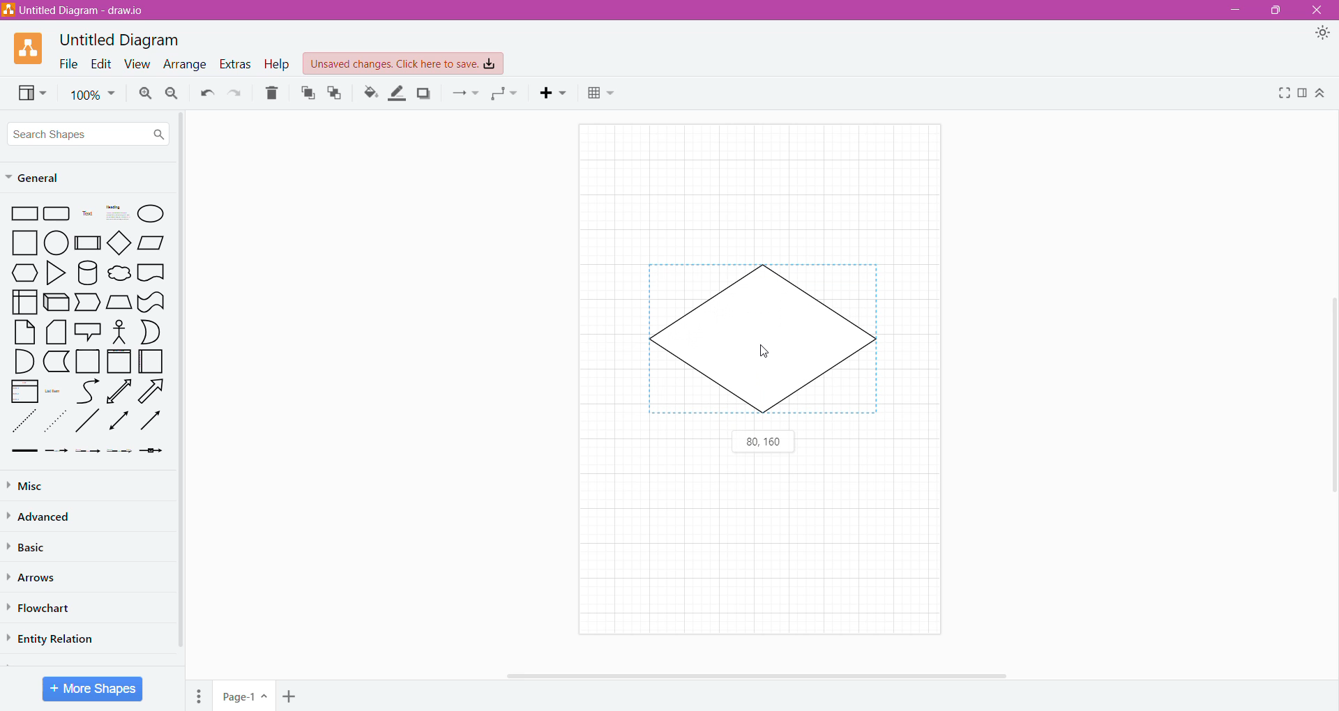  Describe the element at coordinates (93, 689) in the screenshot. I see `More Shapes` at that location.